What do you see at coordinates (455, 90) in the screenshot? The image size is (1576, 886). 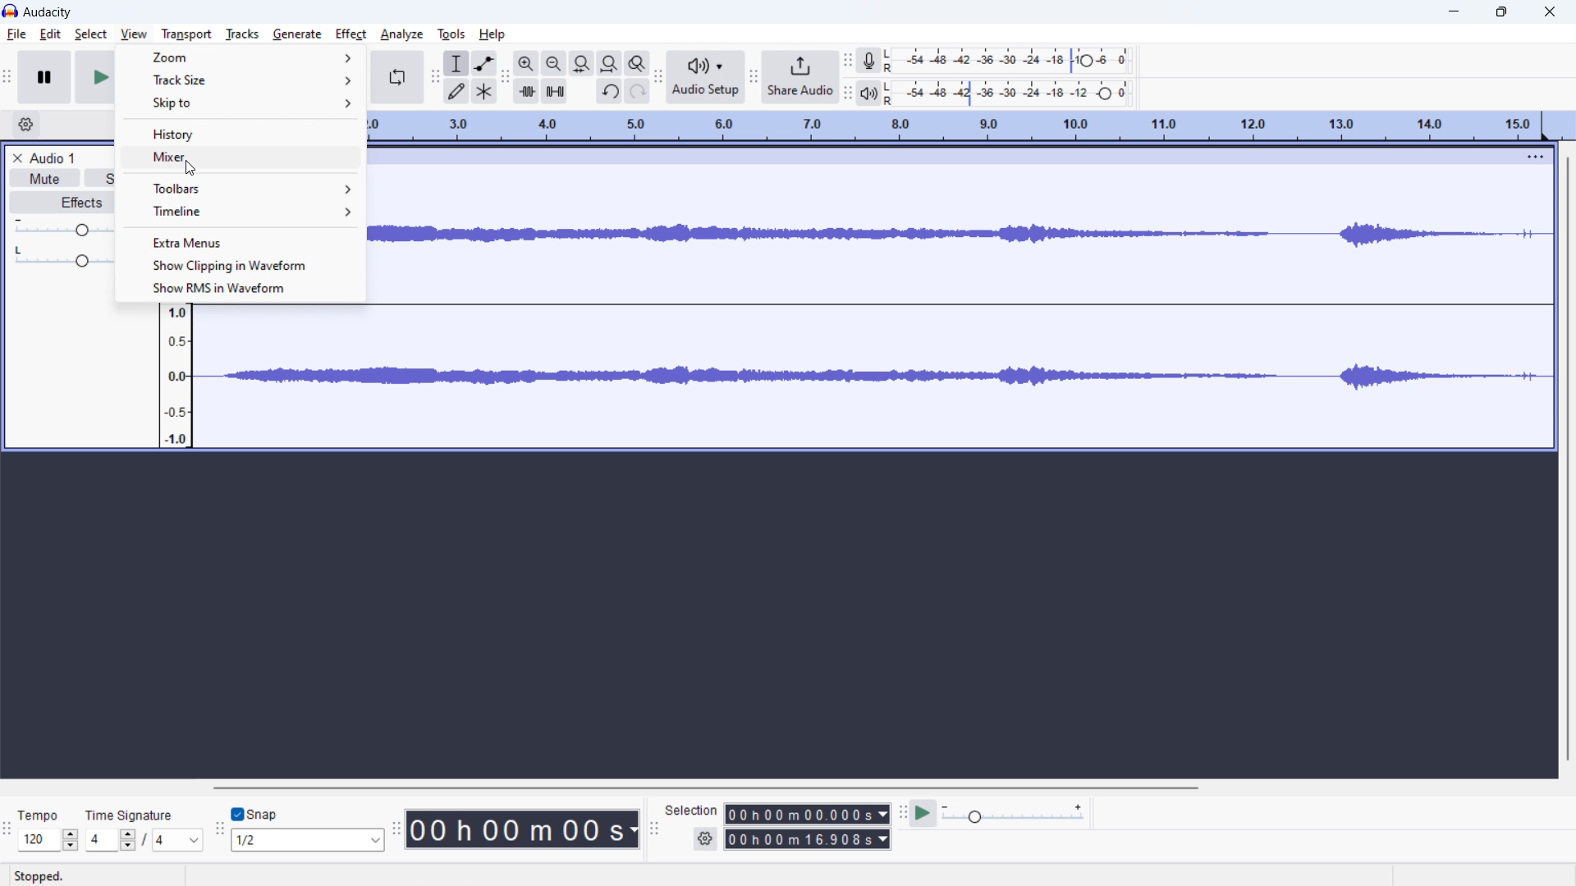 I see `draw tool` at bounding box center [455, 90].